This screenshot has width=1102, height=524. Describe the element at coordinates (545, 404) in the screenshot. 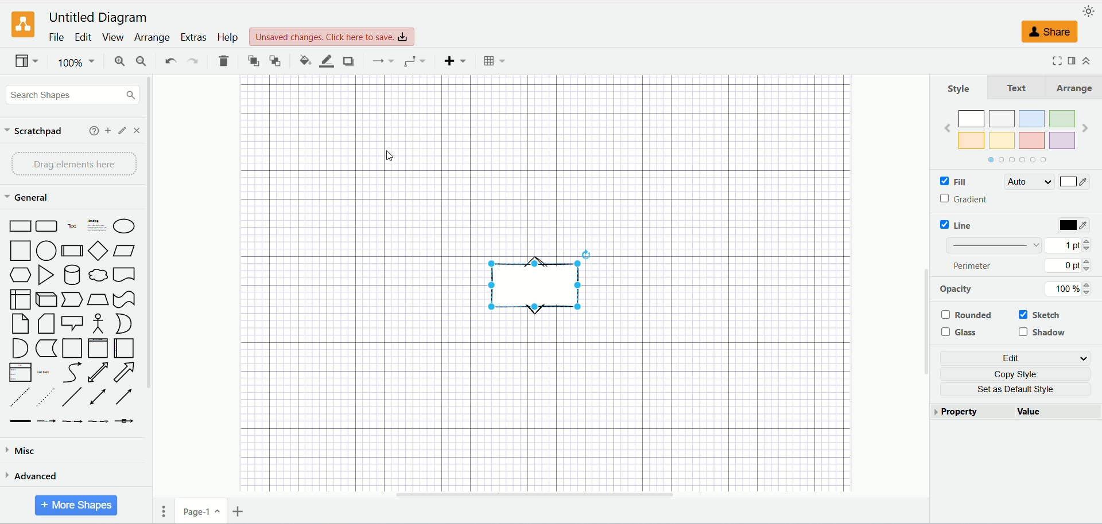

I see `canvas` at that location.